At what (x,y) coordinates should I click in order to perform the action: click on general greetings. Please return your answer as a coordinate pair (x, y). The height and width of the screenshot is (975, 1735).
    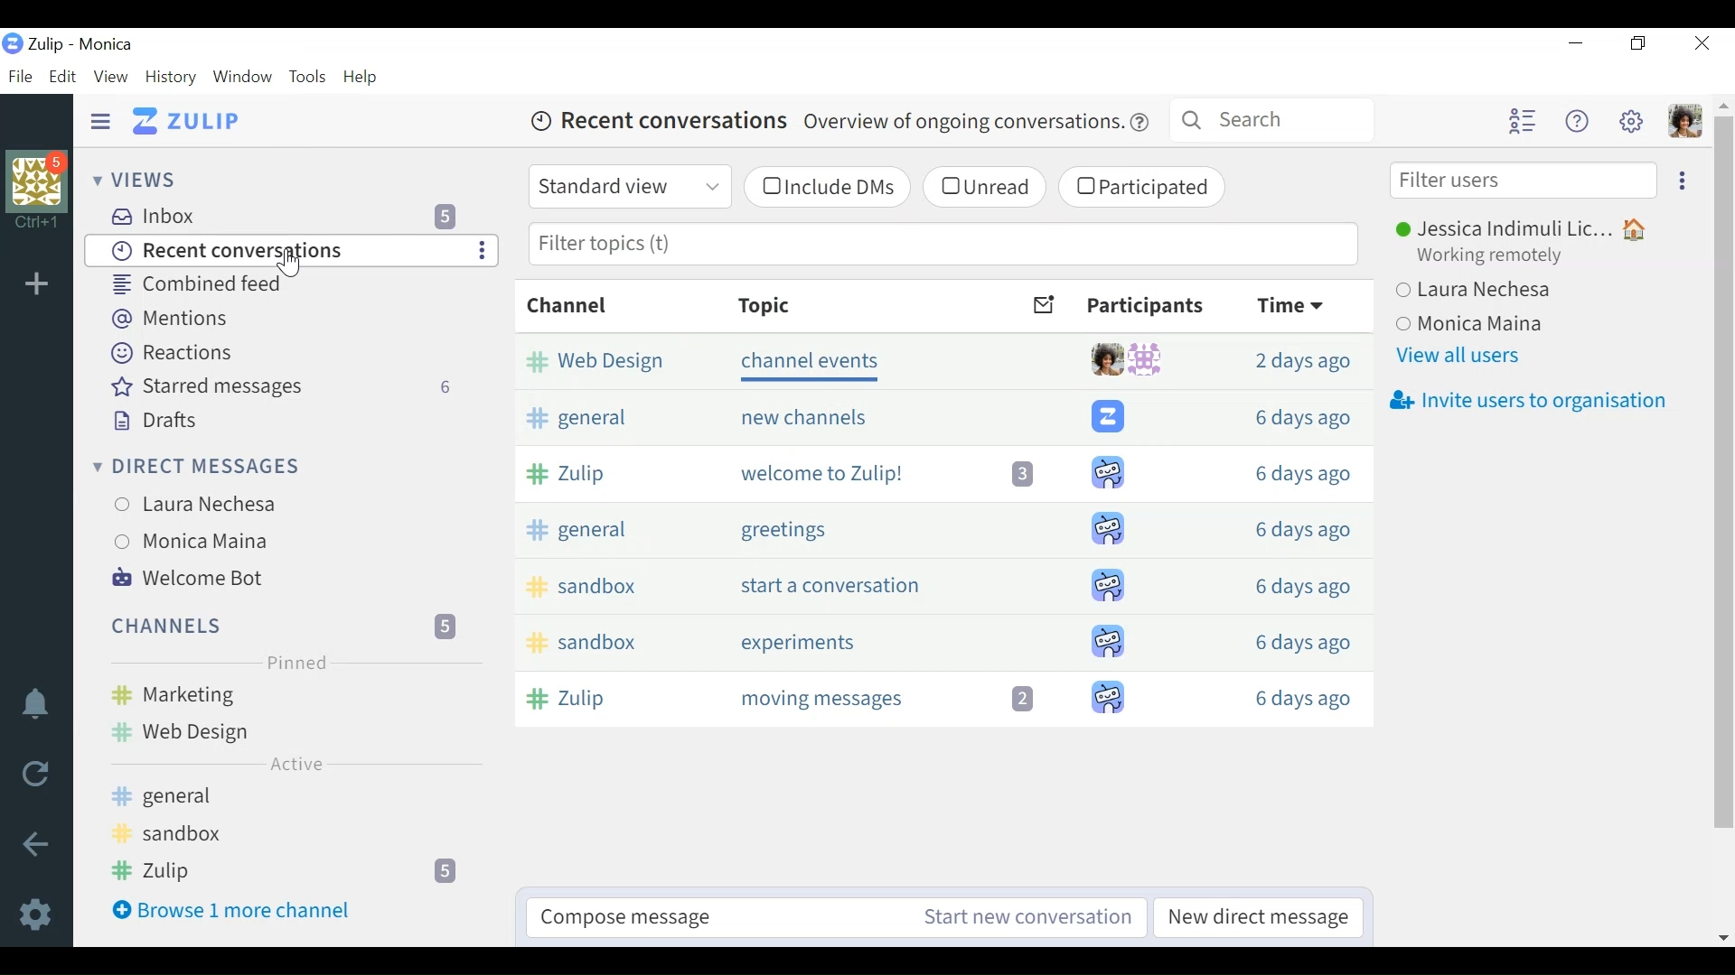
    Looking at the image, I should click on (941, 523).